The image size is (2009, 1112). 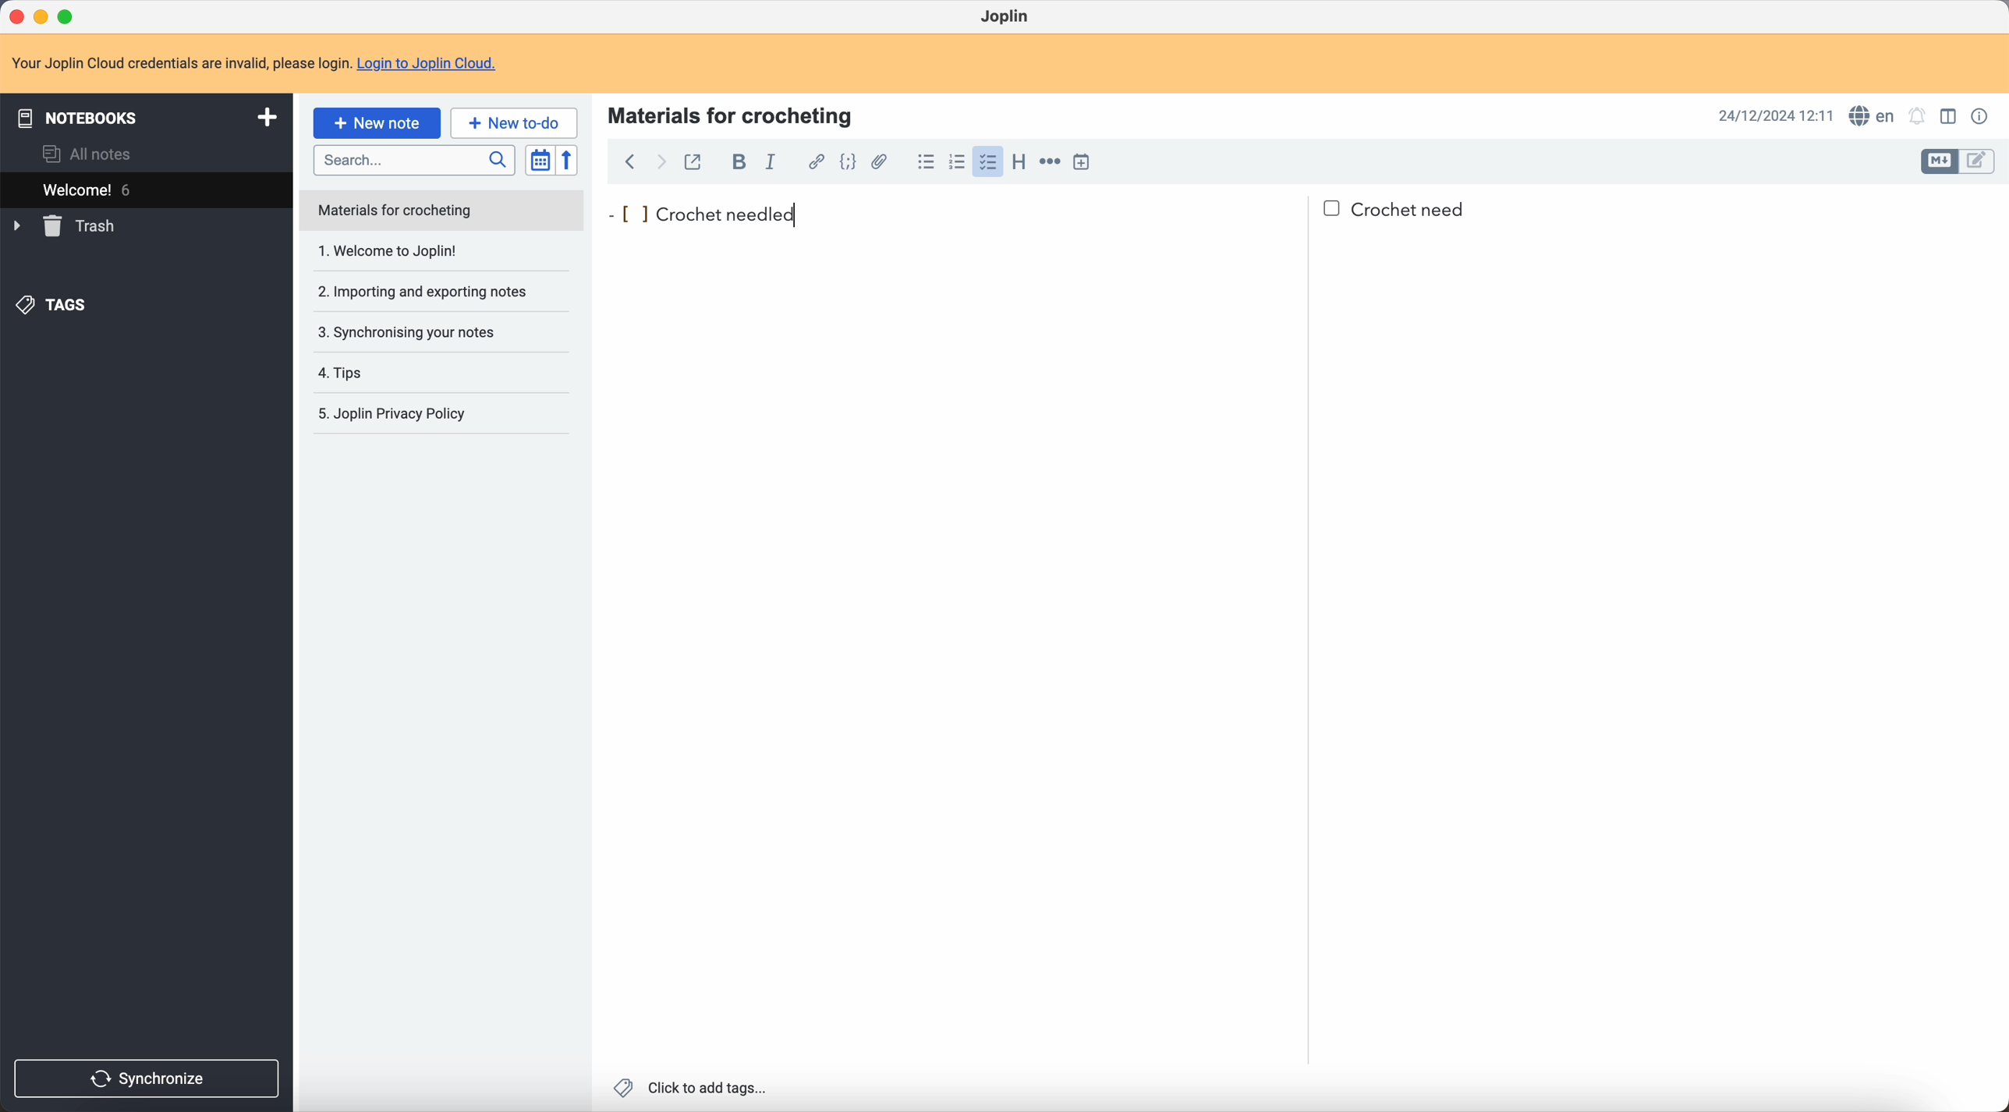 What do you see at coordinates (92, 154) in the screenshot?
I see `all notes` at bounding box center [92, 154].